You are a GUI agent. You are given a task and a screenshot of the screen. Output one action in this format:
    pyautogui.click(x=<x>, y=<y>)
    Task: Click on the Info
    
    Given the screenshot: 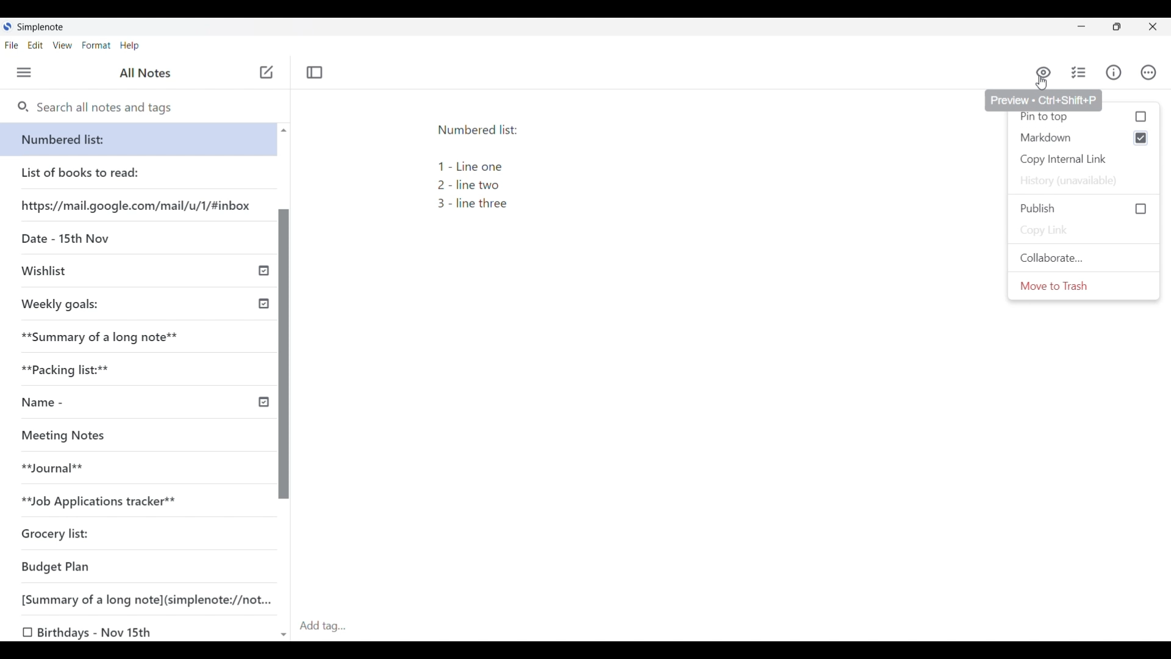 What is the action you would take?
    pyautogui.click(x=1114, y=73)
    